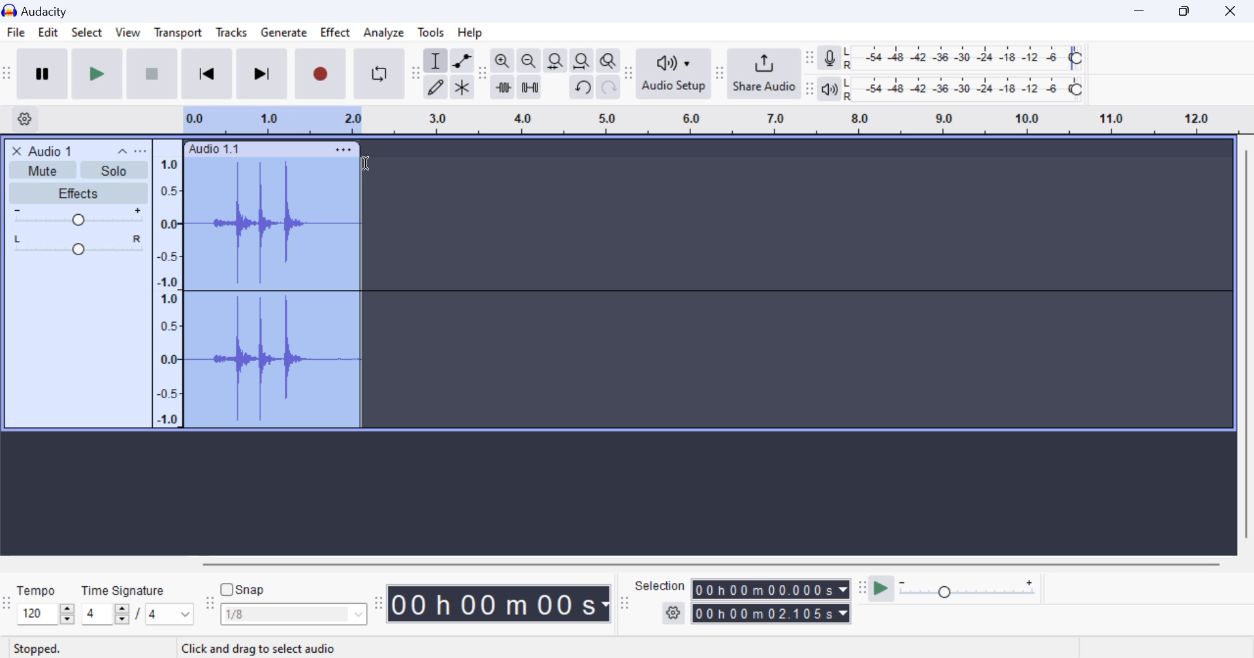  I want to click on collapse, so click(121, 150).